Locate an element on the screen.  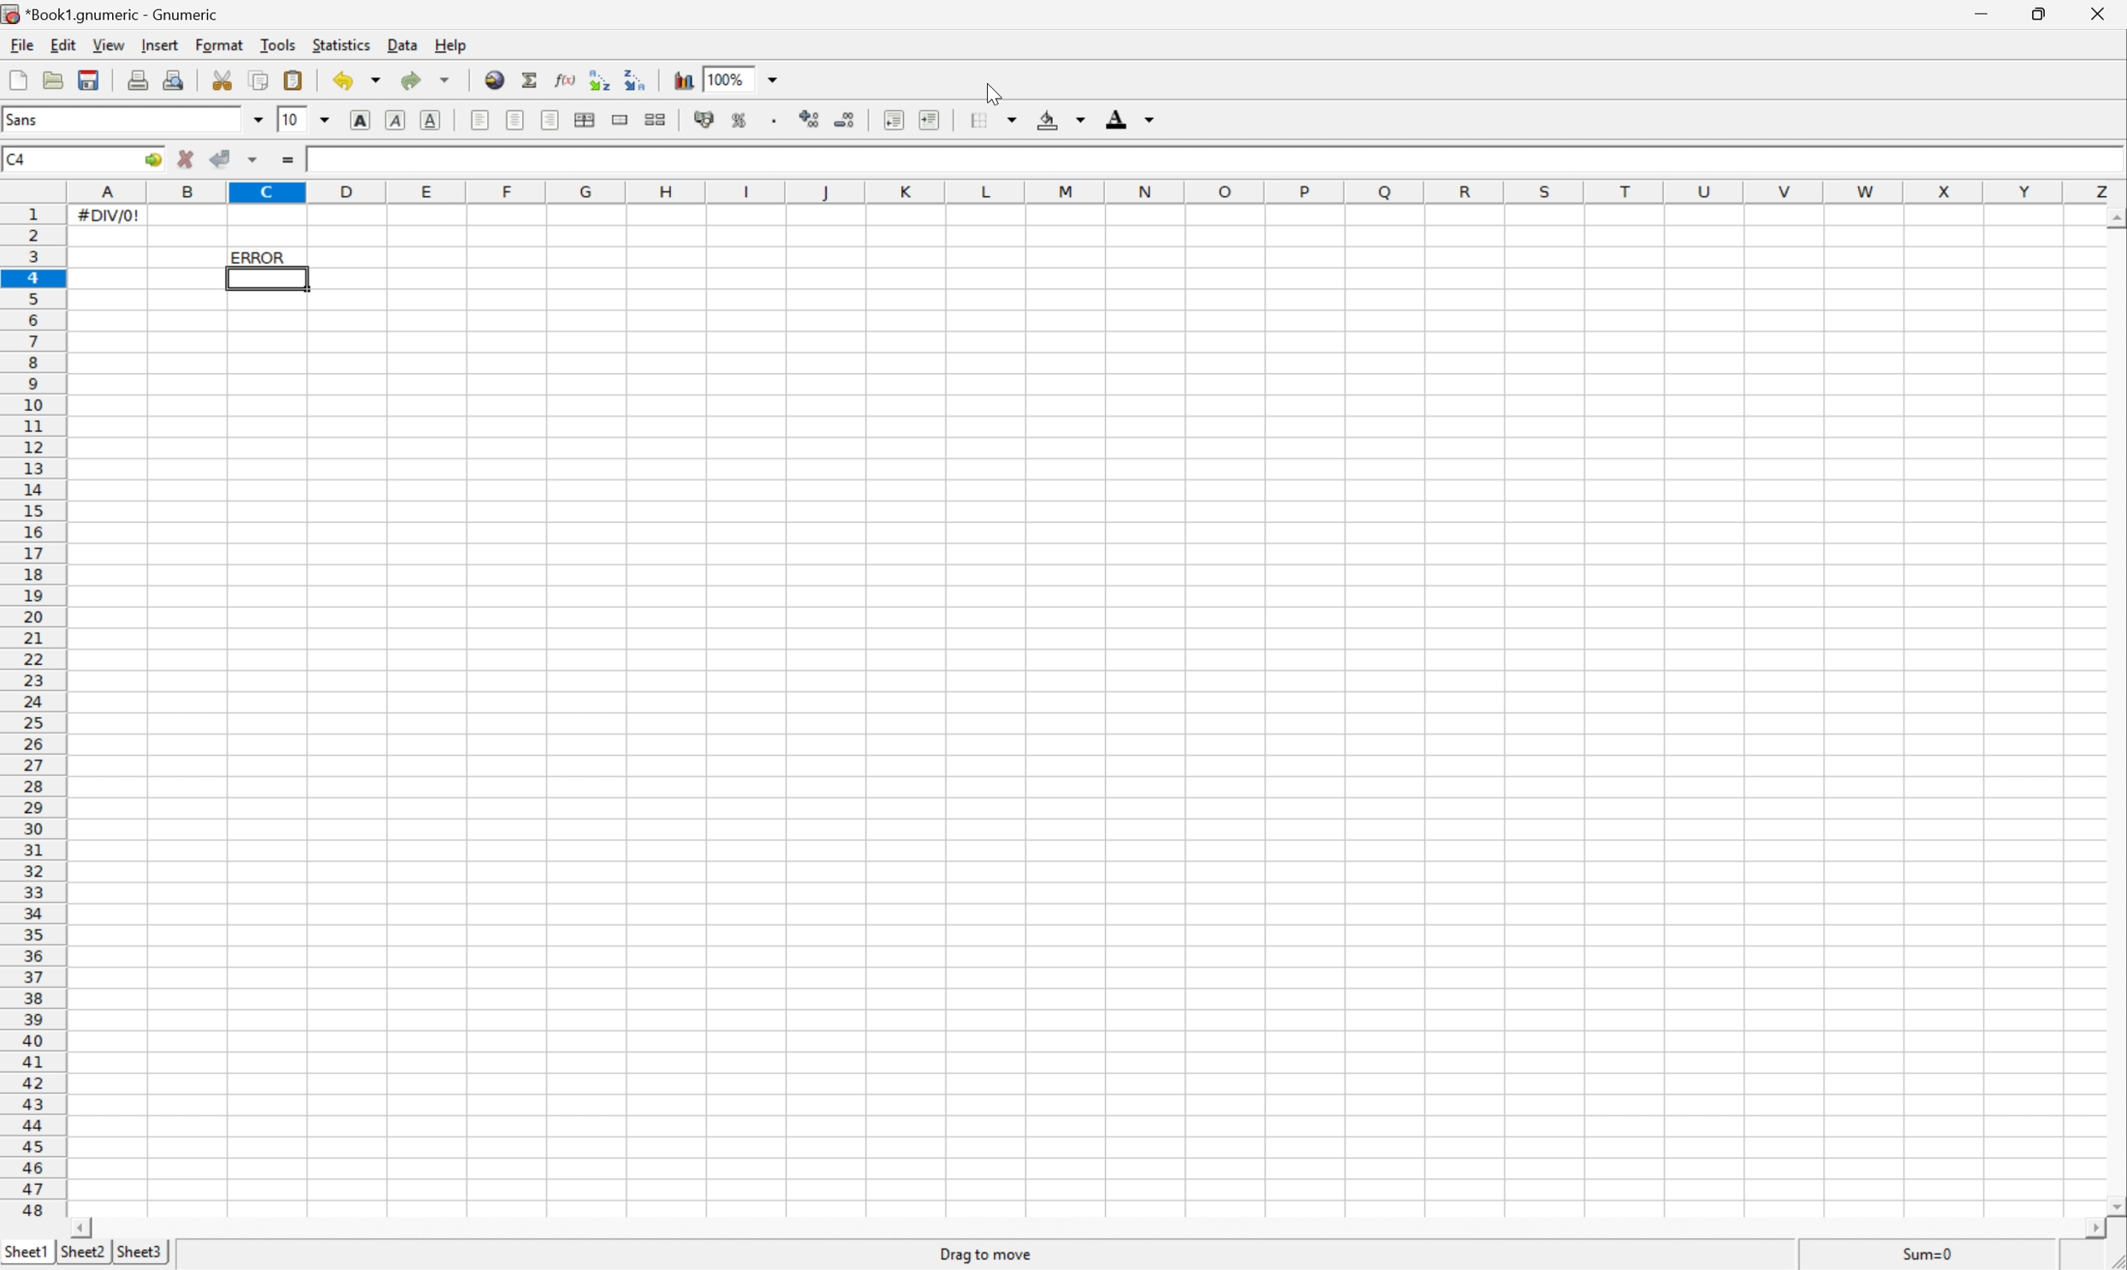
Drop down is located at coordinates (327, 119).